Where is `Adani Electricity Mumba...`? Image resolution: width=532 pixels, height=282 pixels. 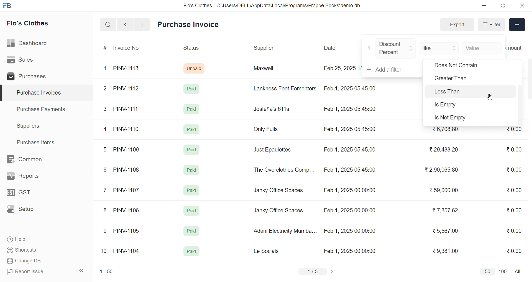
Adani Electricity Mumba... is located at coordinates (286, 231).